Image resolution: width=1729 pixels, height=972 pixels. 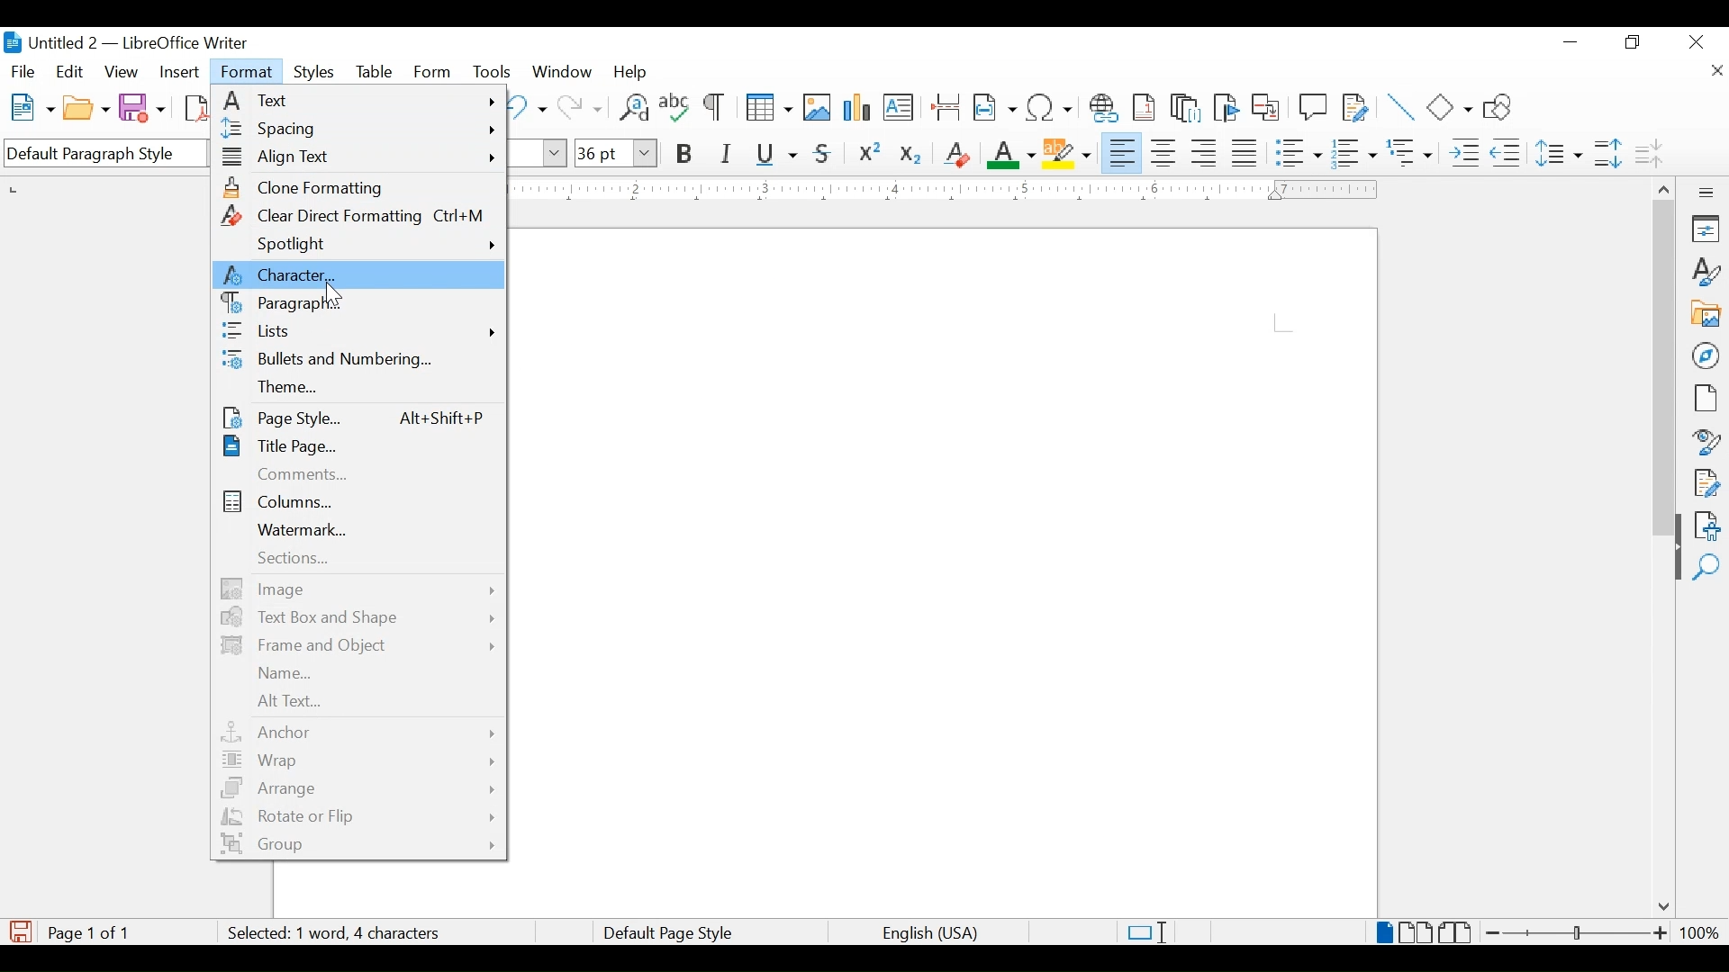 What do you see at coordinates (249, 72) in the screenshot?
I see `format highlighted` at bounding box center [249, 72].